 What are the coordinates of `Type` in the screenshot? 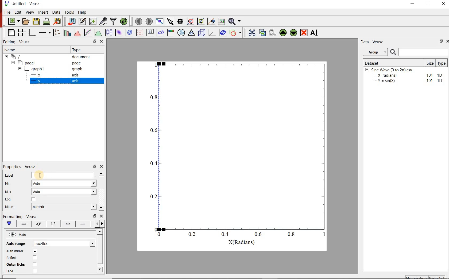 It's located at (78, 49).